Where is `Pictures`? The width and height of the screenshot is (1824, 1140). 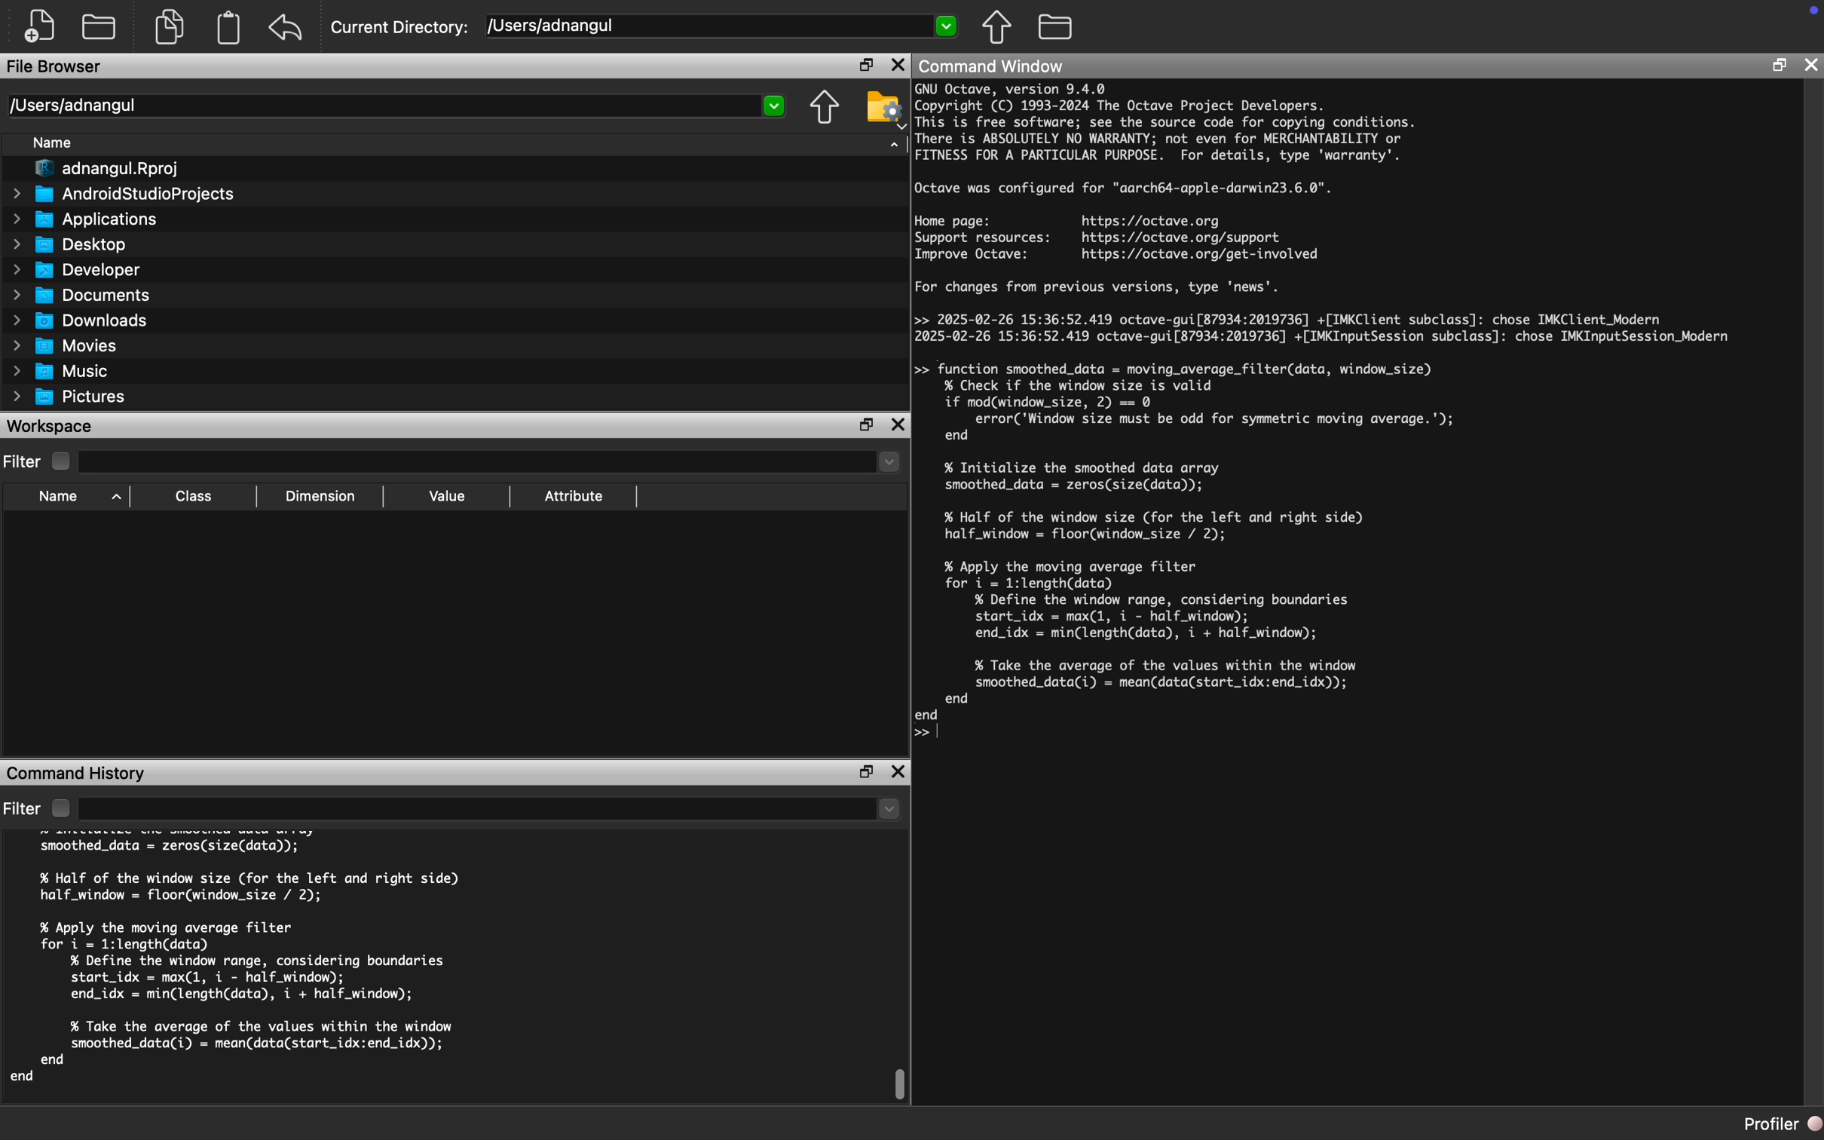 Pictures is located at coordinates (72, 397).